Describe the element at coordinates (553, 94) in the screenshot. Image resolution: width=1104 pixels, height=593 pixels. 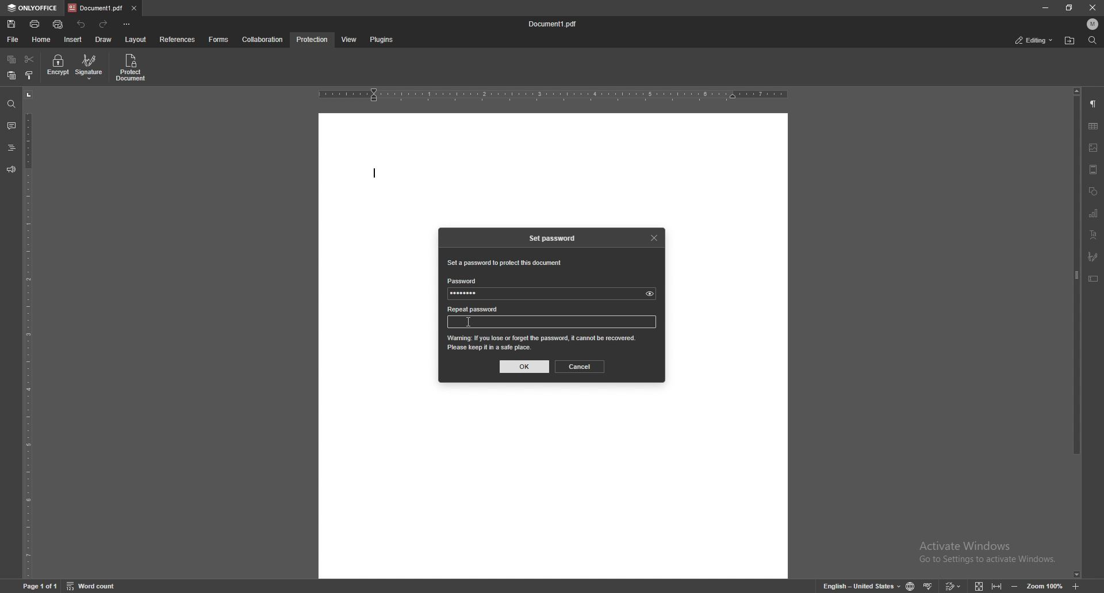
I see `horizontal scale` at that location.